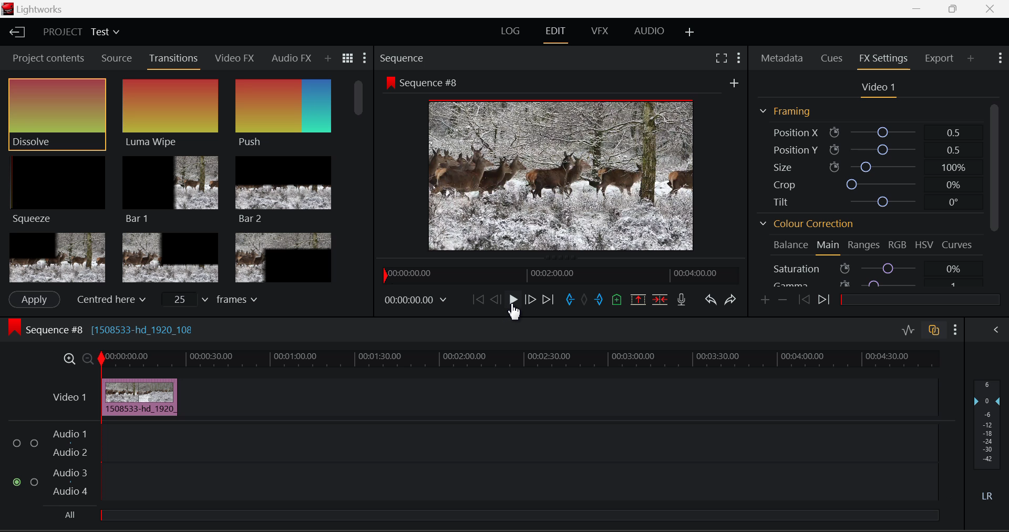 The width and height of the screenshot is (1009, 532). Describe the element at coordinates (478, 301) in the screenshot. I see `To start` at that location.